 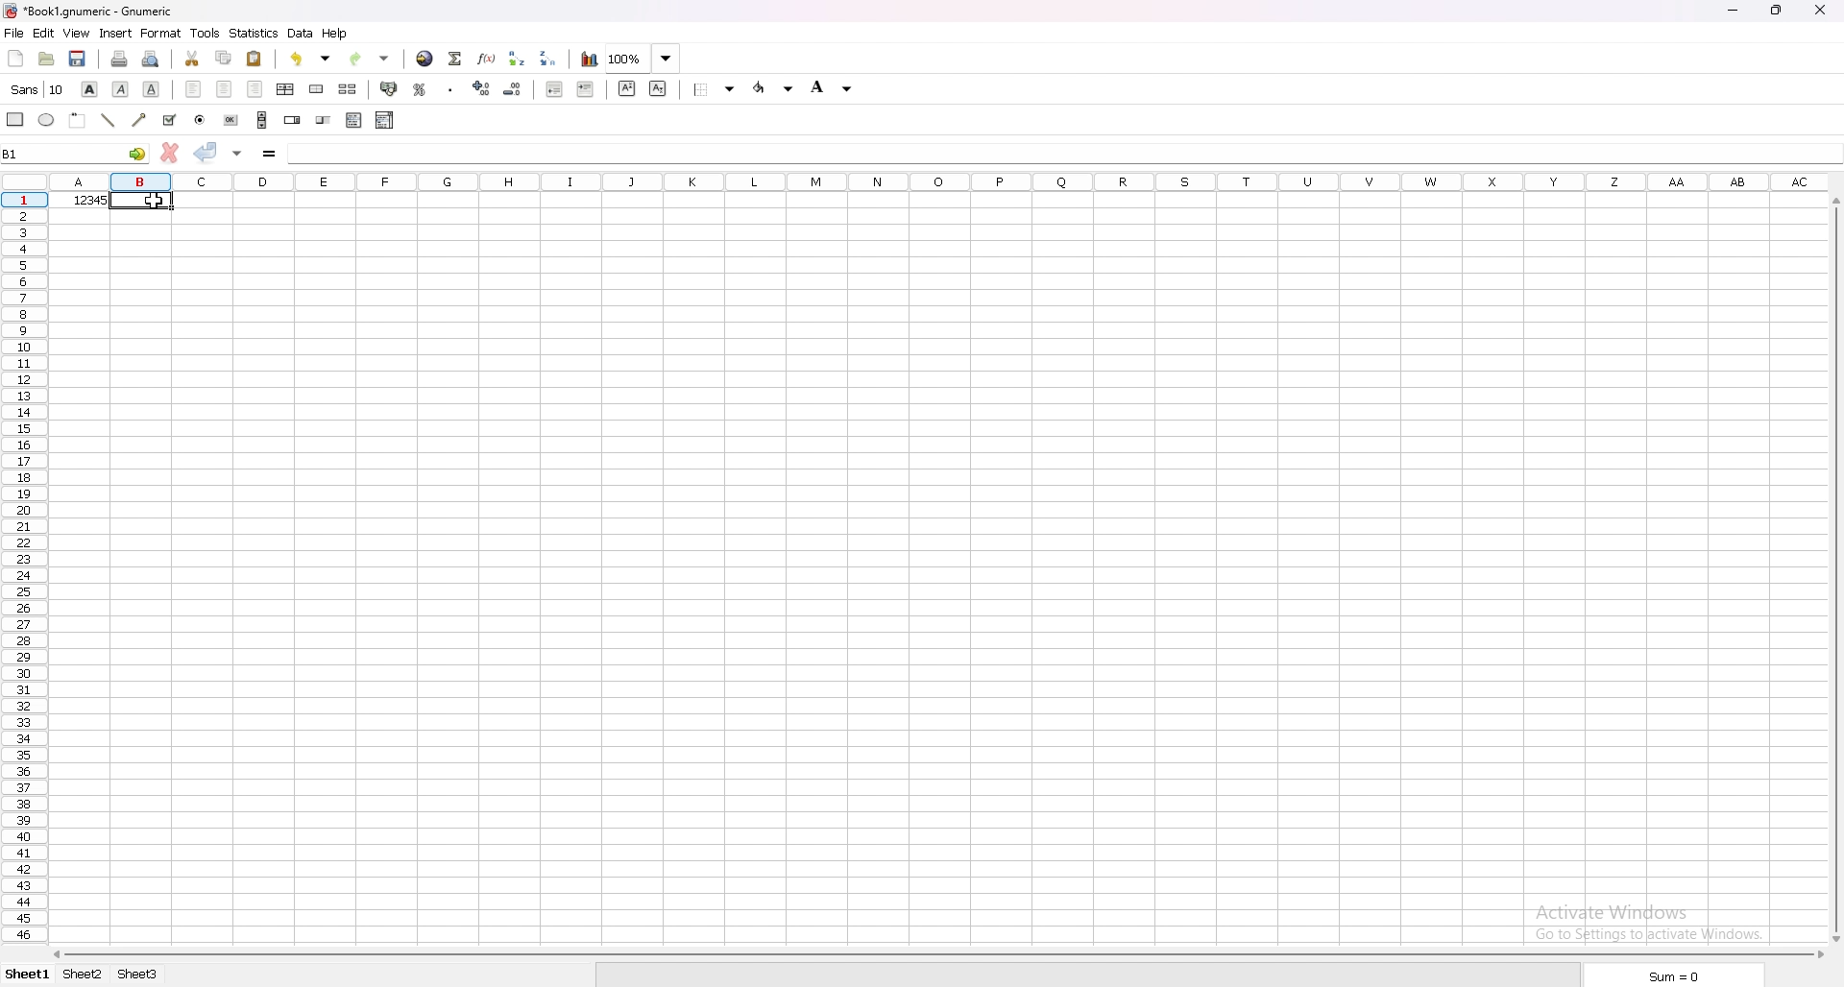 I want to click on percentage, so click(x=420, y=88).